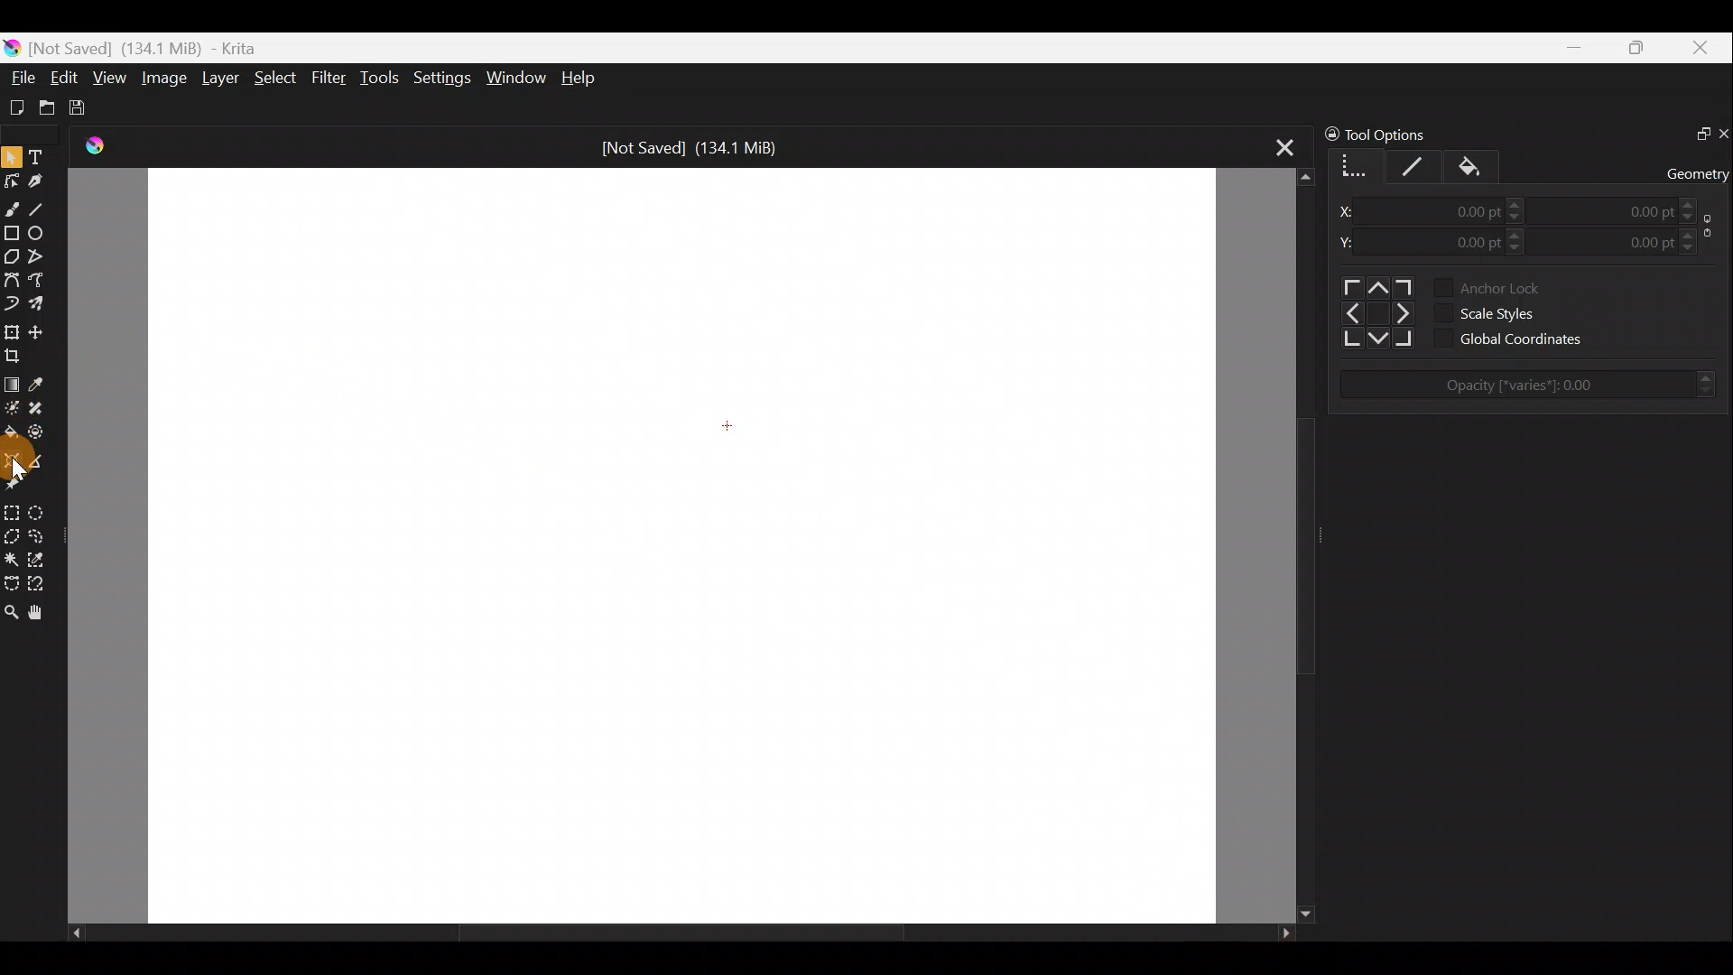  I want to click on 0.00pt, so click(1637, 239).